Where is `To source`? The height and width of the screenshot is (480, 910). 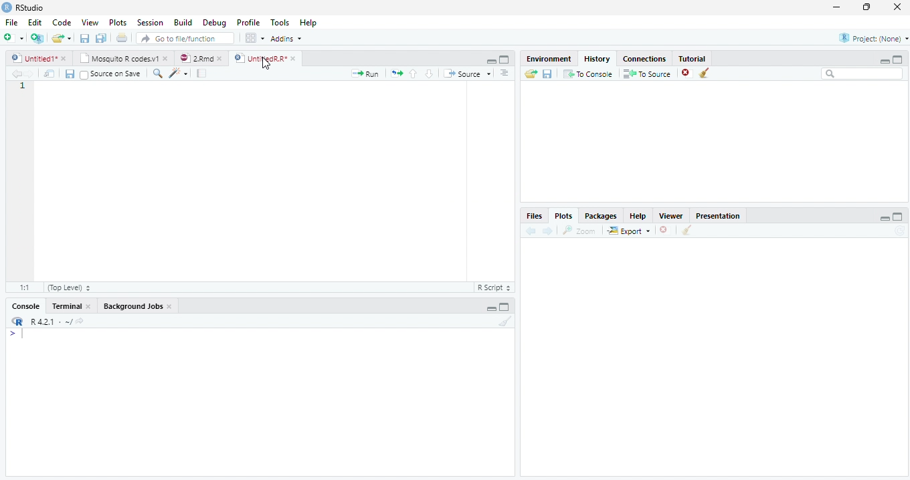
To source is located at coordinates (648, 74).